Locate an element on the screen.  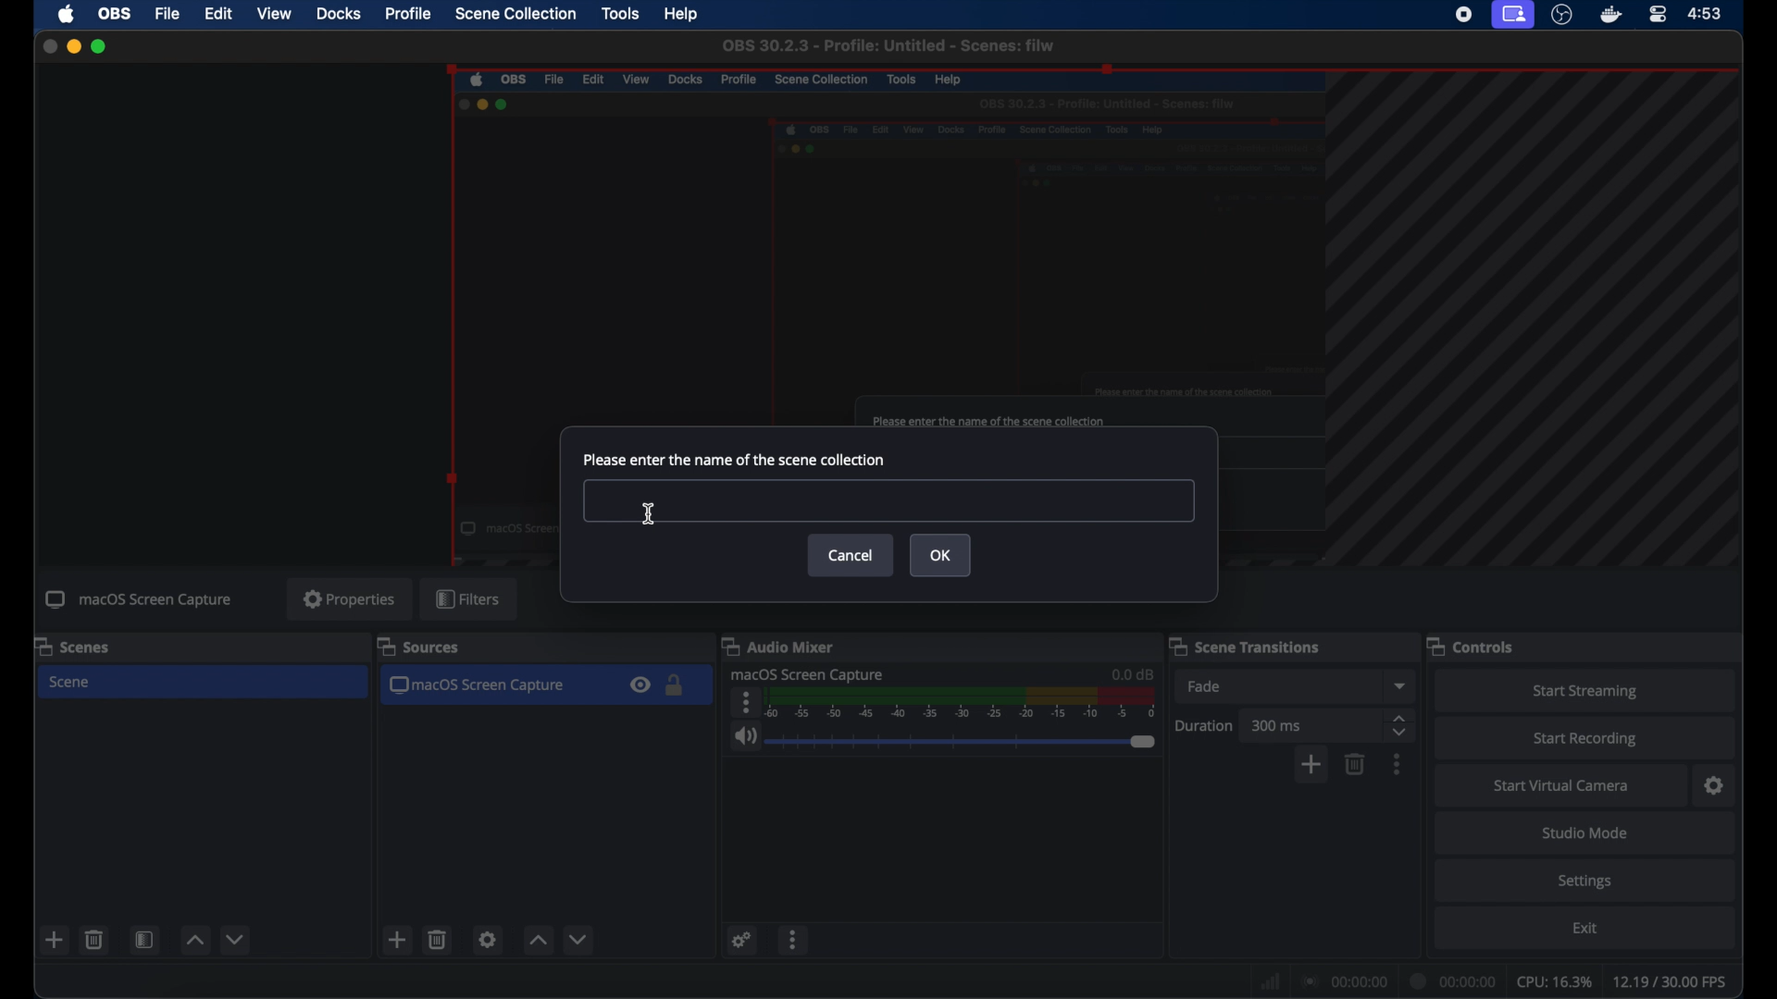
add scene transition is located at coordinates (1312, 766).